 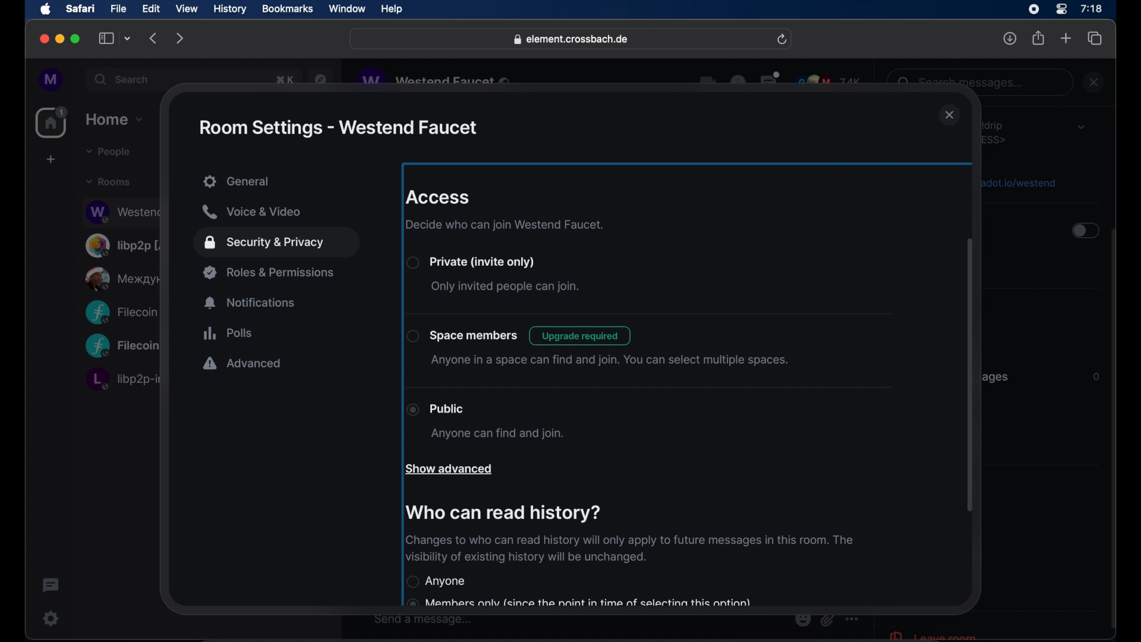 I want to click on window, so click(x=347, y=9).